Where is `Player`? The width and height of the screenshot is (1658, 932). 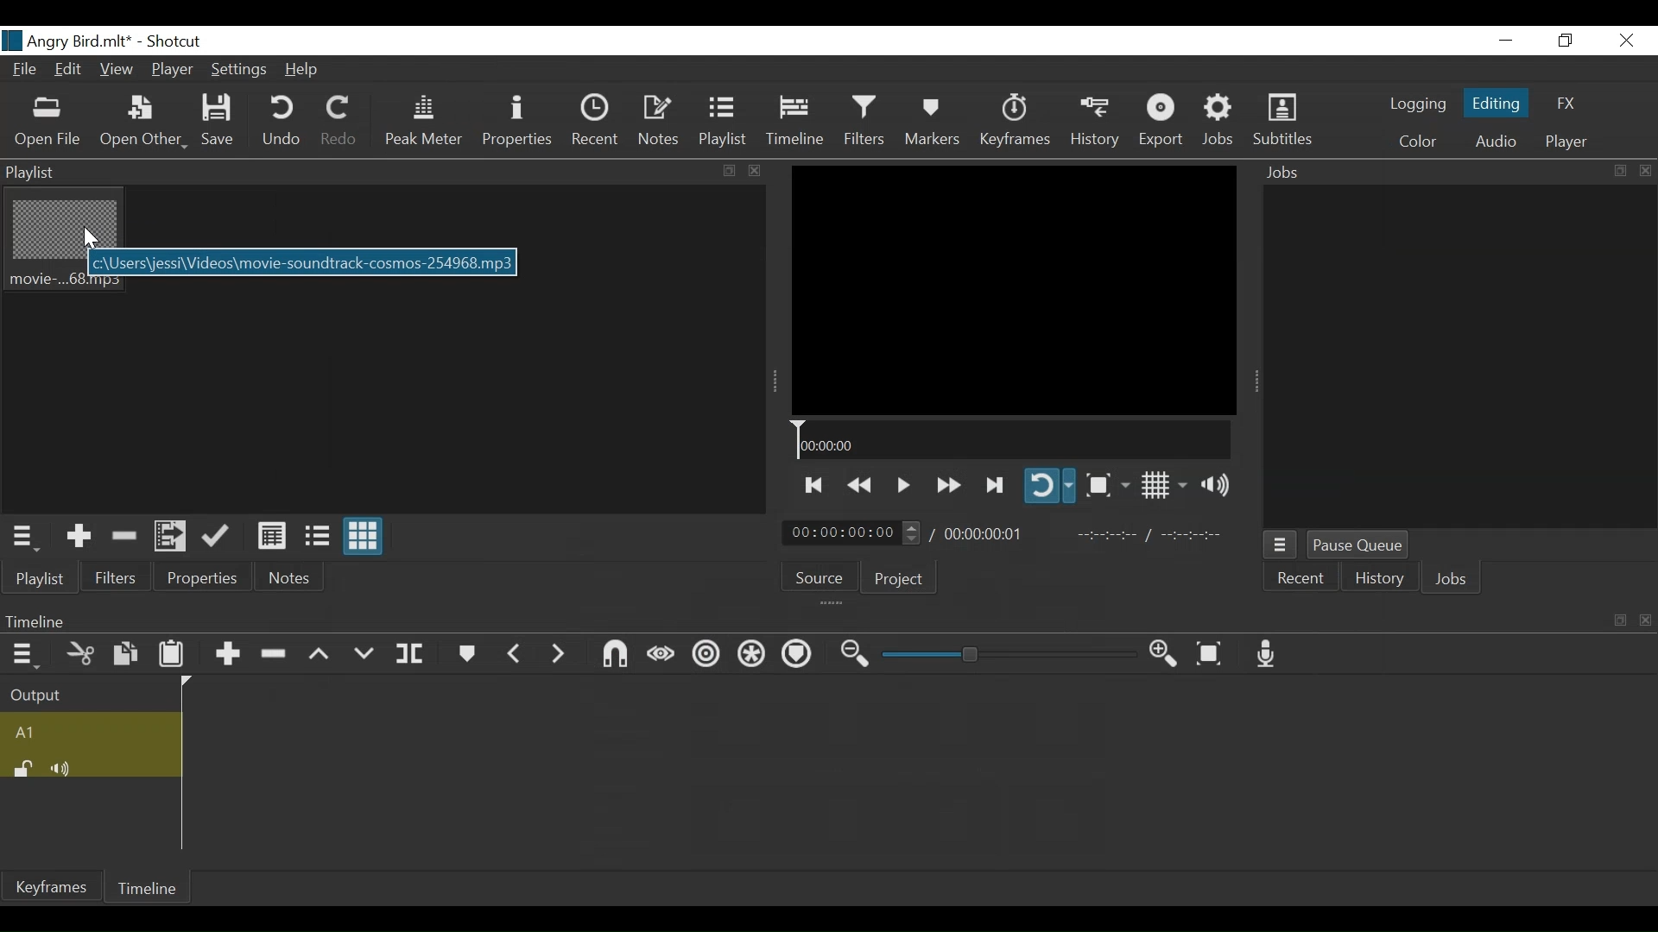 Player is located at coordinates (169, 72).